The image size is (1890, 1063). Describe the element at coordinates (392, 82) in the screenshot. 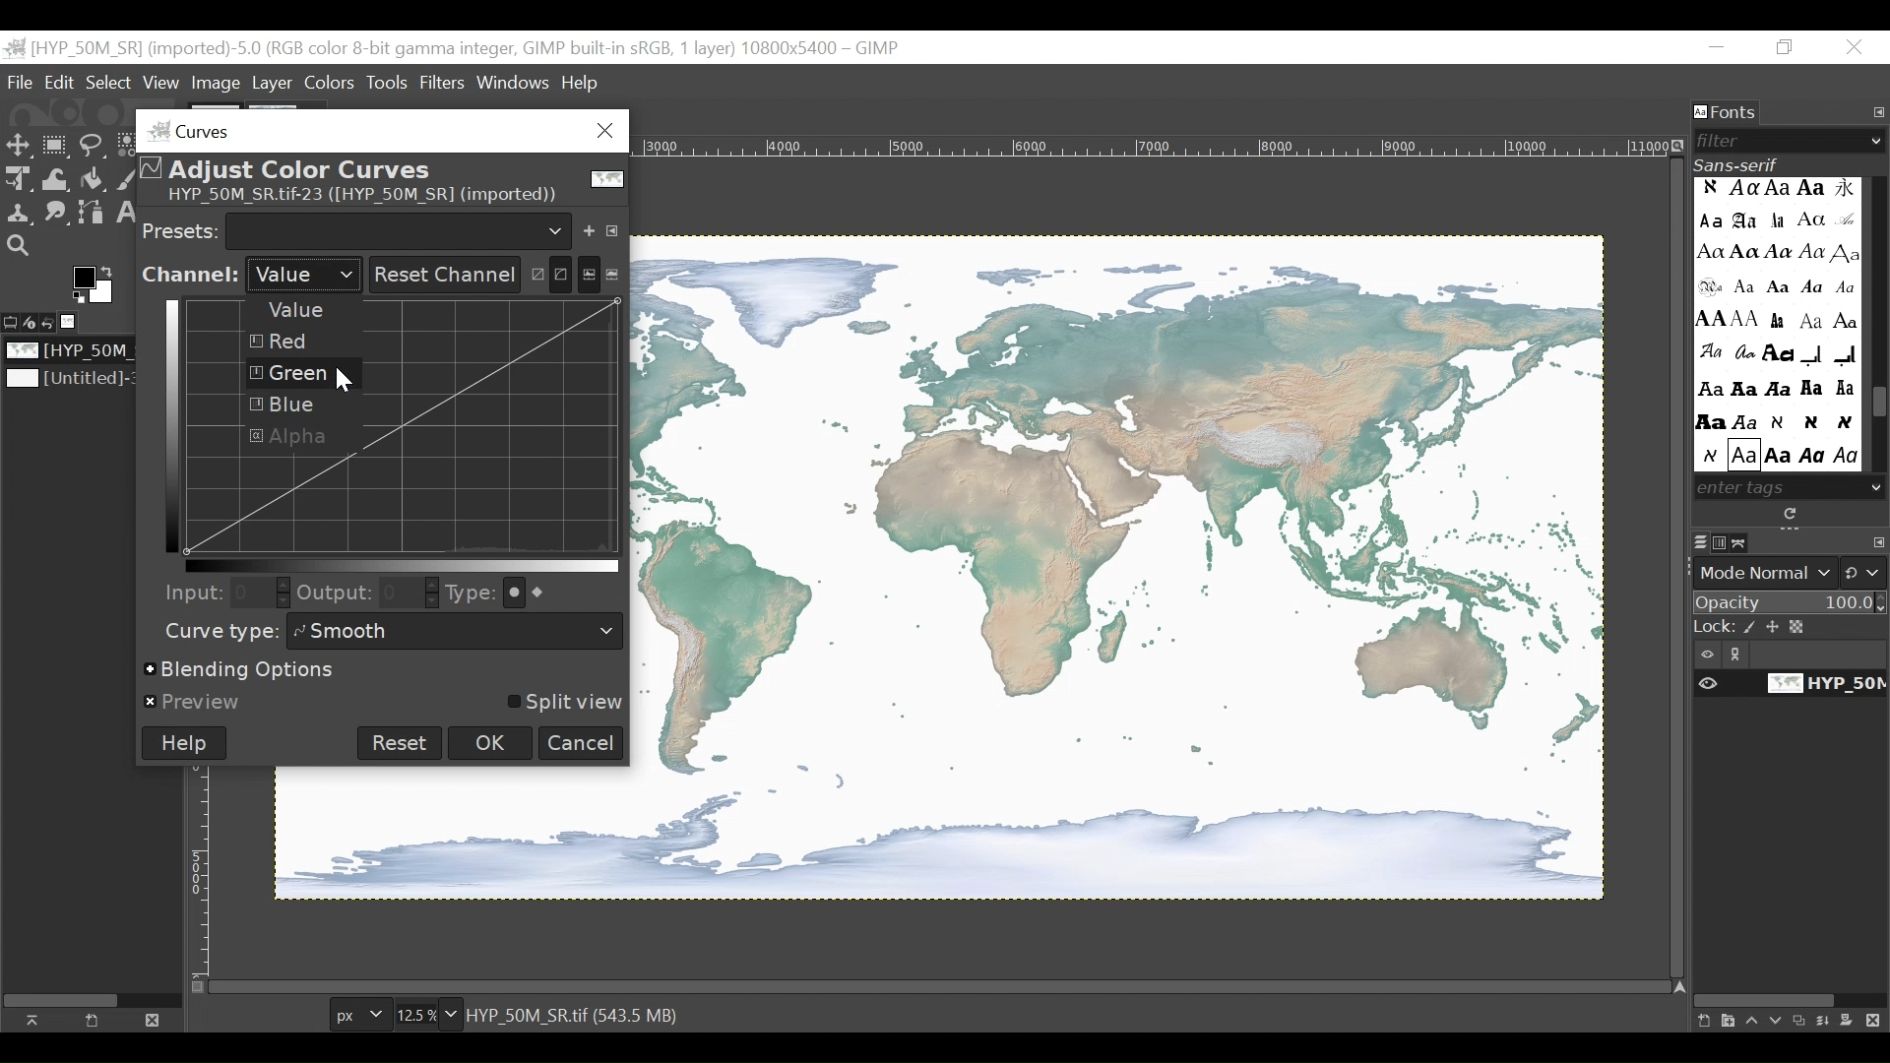

I see `Tools` at that location.